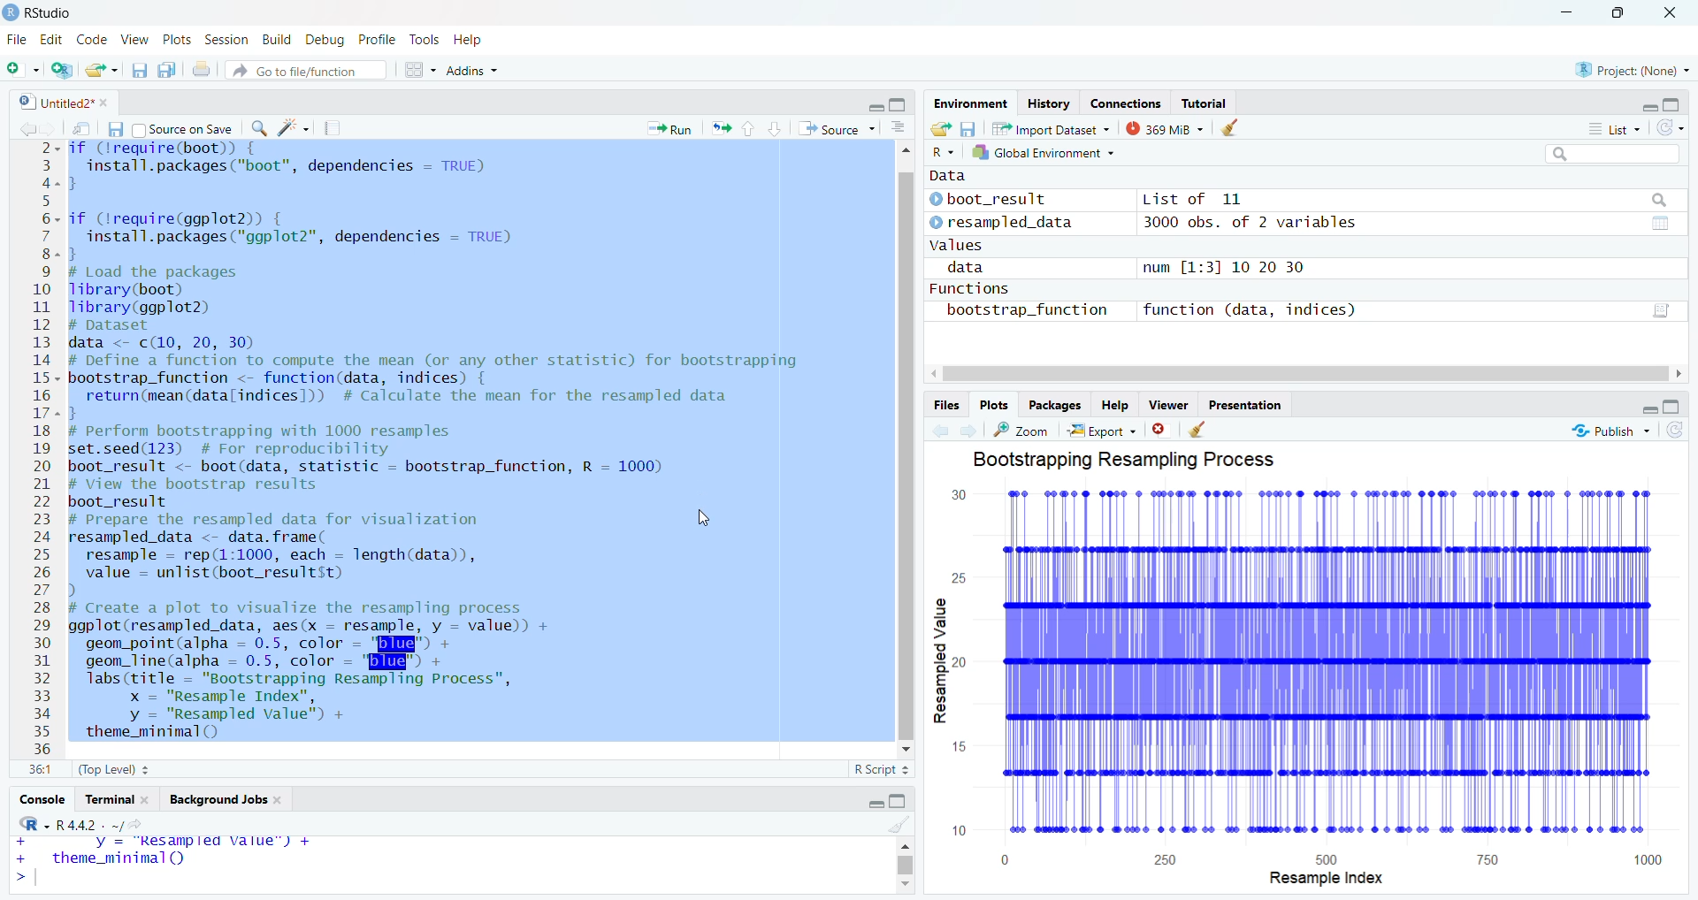 The image size is (1698, 900). What do you see at coordinates (294, 126) in the screenshot?
I see `code tools` at bounding box center [294, 126].